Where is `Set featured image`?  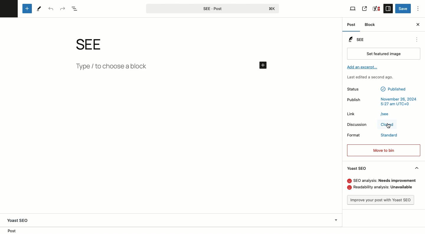 Set featured image is located at coordinates (383, 54).